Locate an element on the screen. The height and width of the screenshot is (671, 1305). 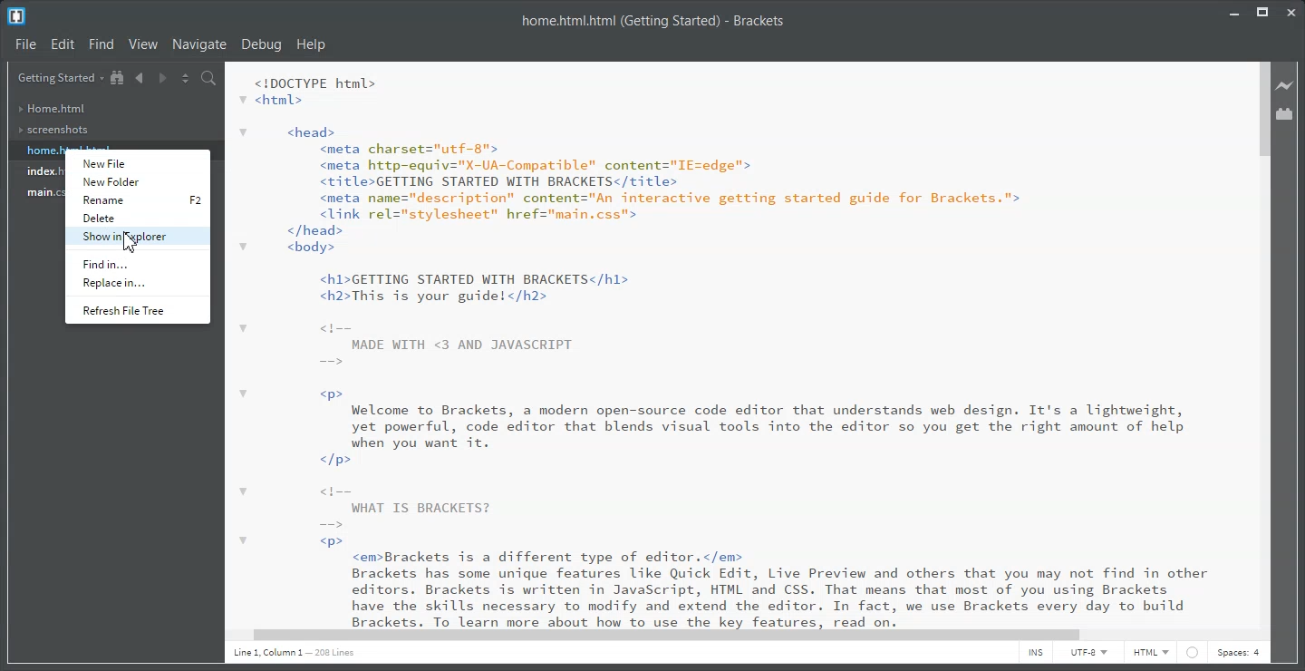
Find is located at coordinates (102, 44).